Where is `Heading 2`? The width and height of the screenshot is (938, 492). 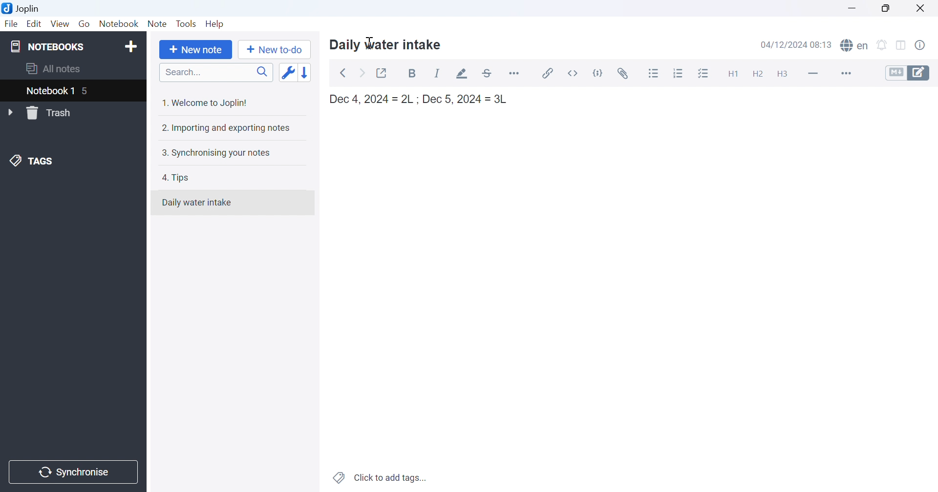 Heading 2 is located at coordinates (759, 73).